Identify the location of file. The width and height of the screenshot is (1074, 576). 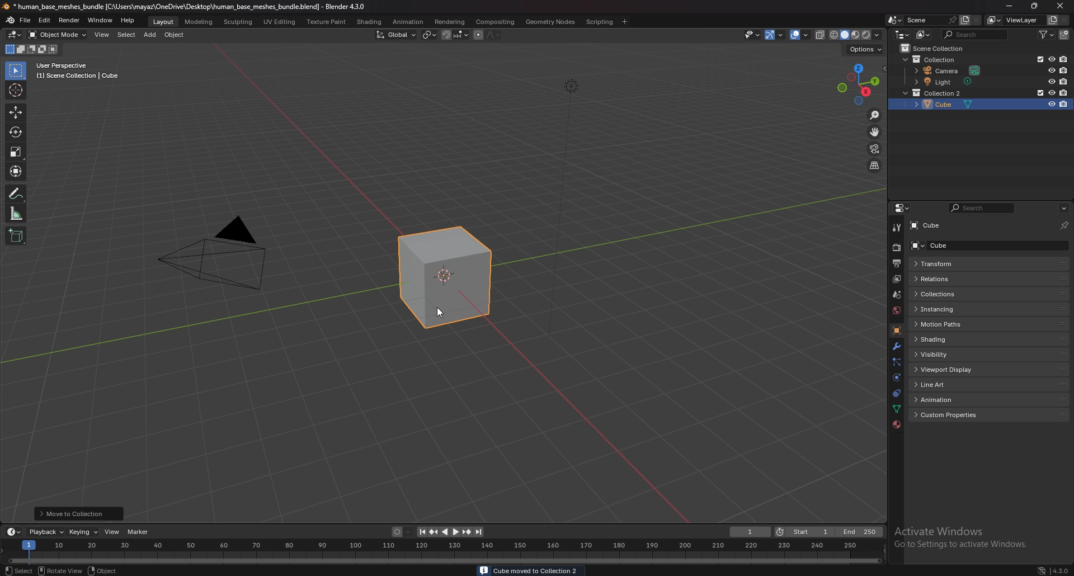
(26, 21).